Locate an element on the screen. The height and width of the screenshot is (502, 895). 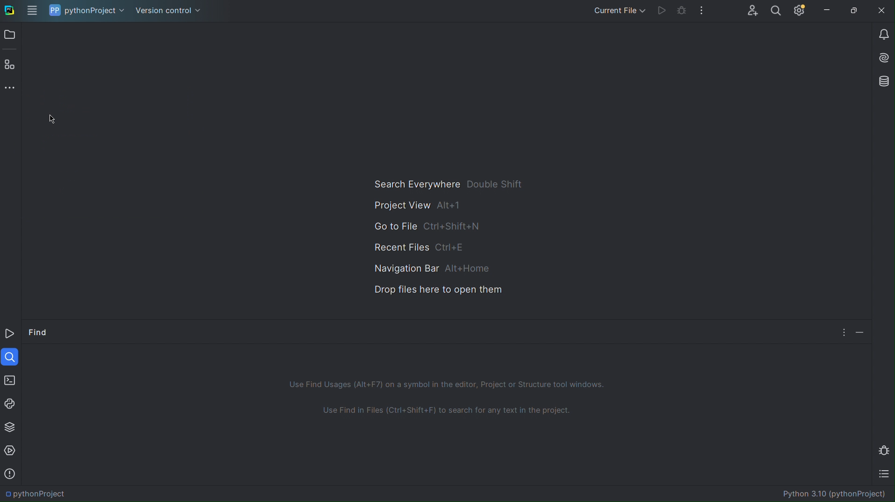
Account is located at coordinates (752, 11).